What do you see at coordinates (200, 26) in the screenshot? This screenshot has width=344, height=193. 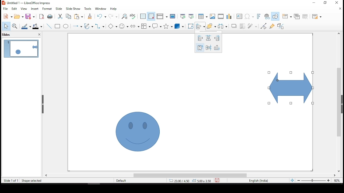 I see `align objects` at bounding box center [200, 26].